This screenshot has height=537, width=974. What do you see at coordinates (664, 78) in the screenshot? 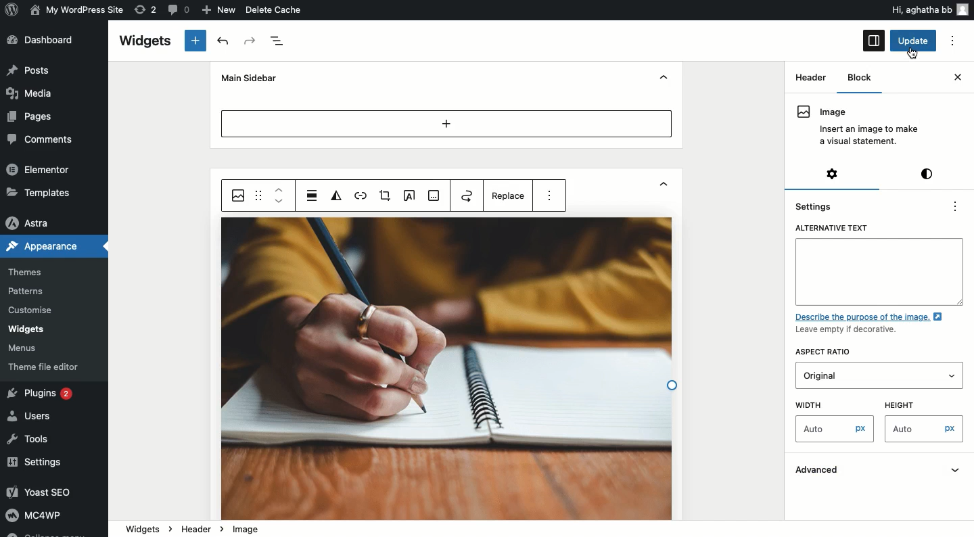
I see `Hide` at bounding box center [664, 78].